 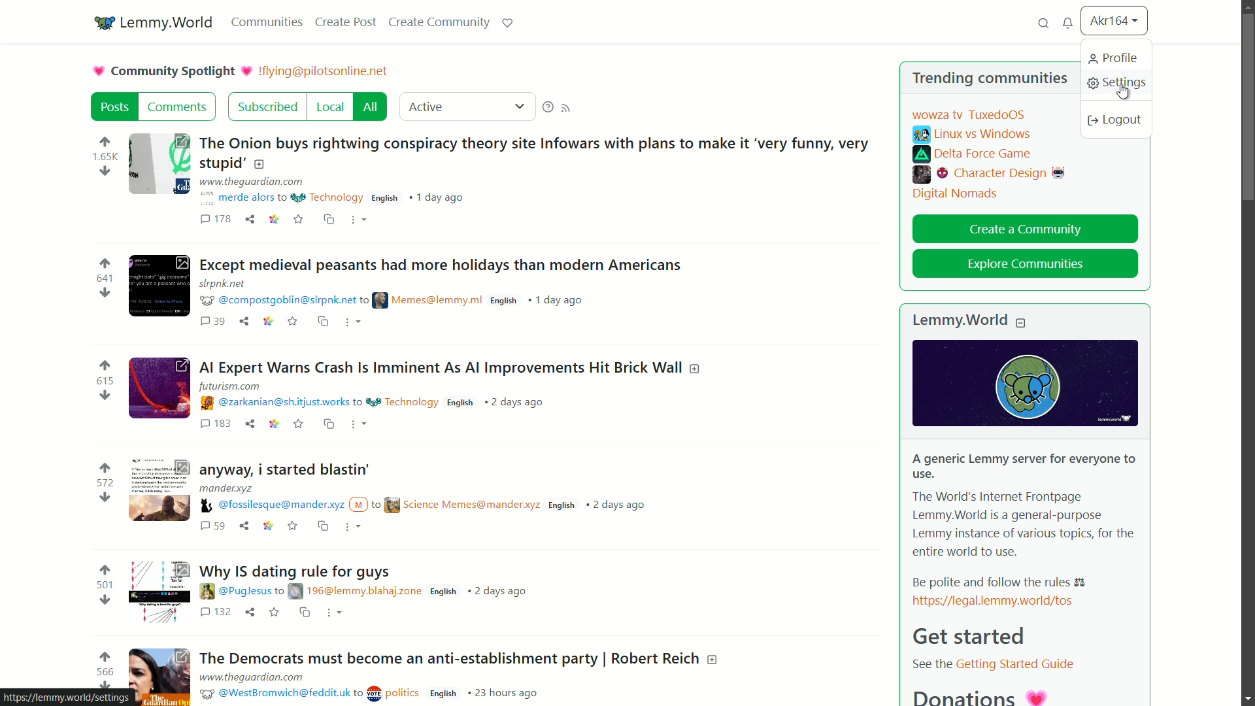 What do you see at coordinates (105, 672) in the screenshot?
I see `number of votes` at bounding box center [105, 672].